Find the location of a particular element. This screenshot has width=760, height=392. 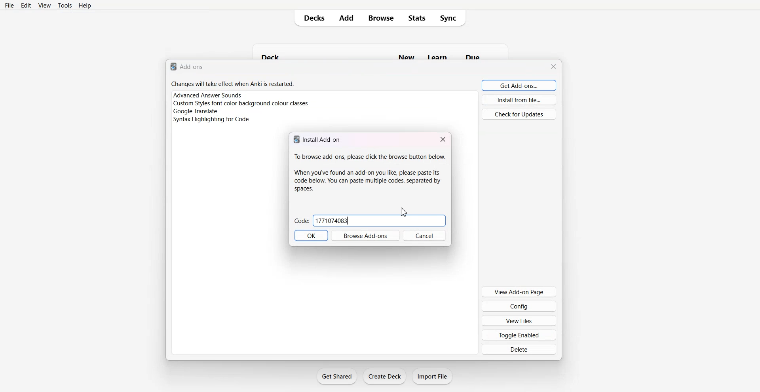

Cancel is located at coordinates (424, 236).